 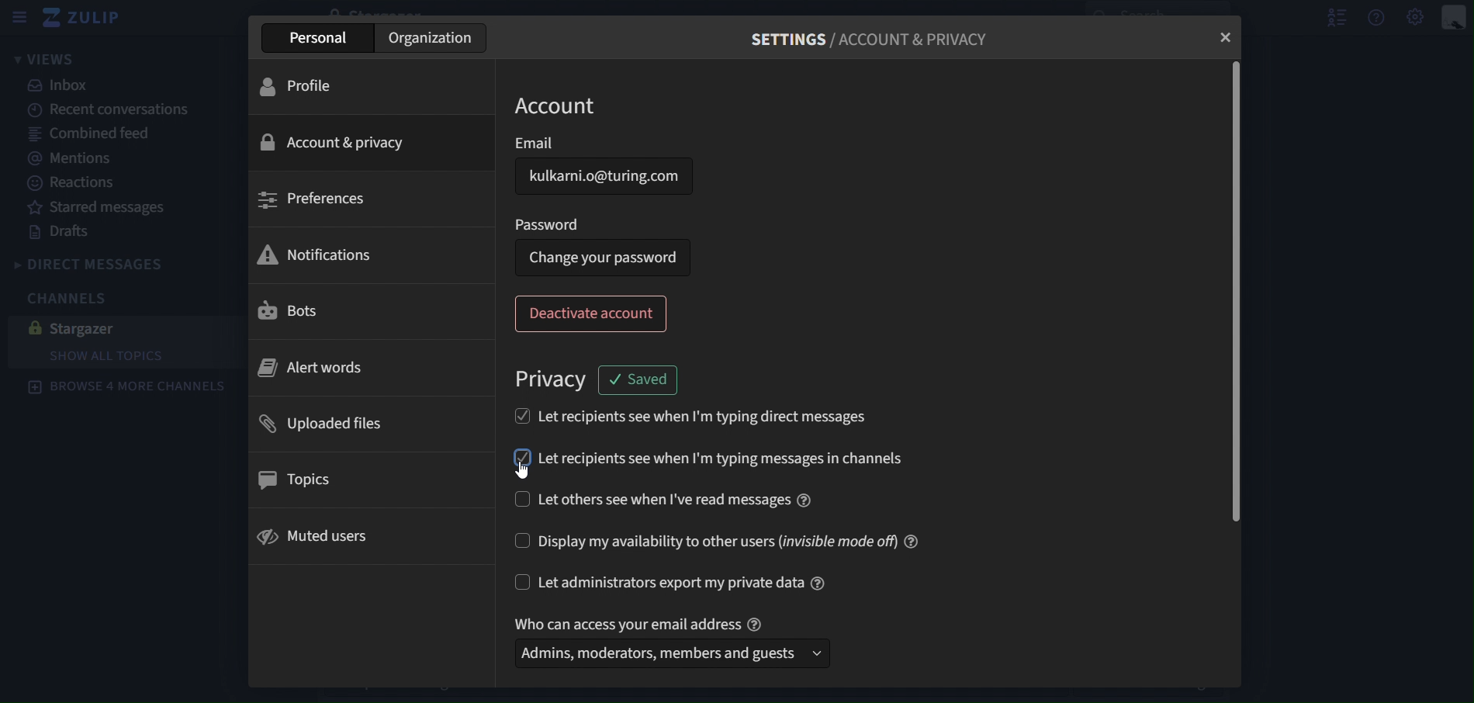 I want to click on inbox, so click(x=61, y=88).